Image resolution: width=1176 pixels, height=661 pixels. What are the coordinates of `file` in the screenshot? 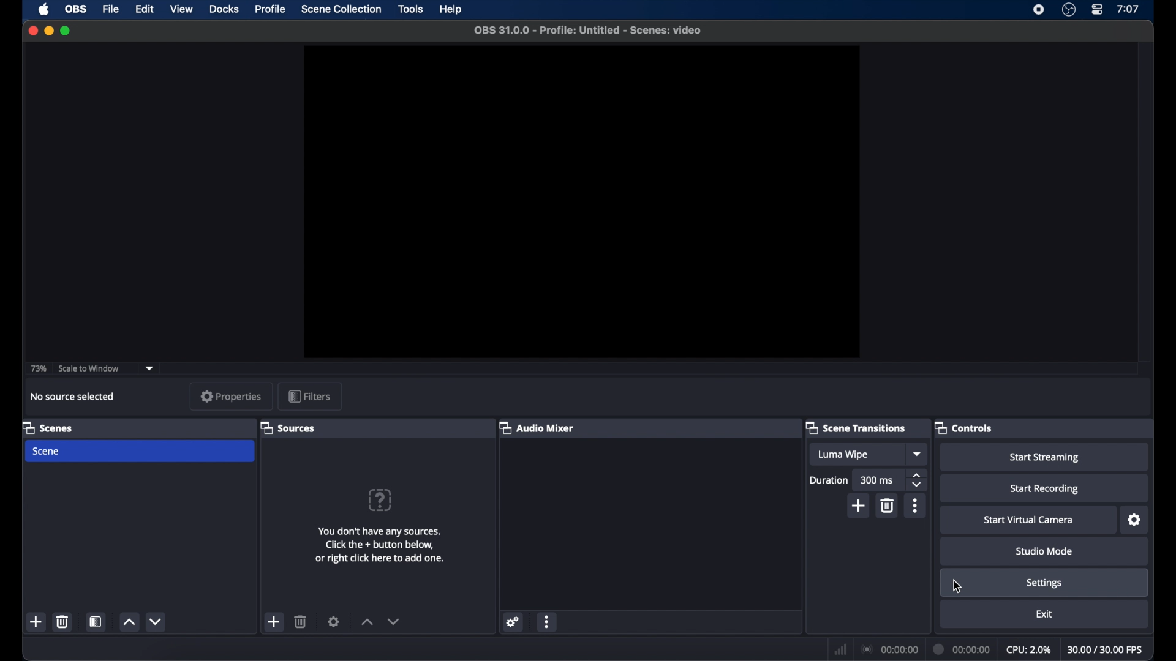 It's located at (111, 9).